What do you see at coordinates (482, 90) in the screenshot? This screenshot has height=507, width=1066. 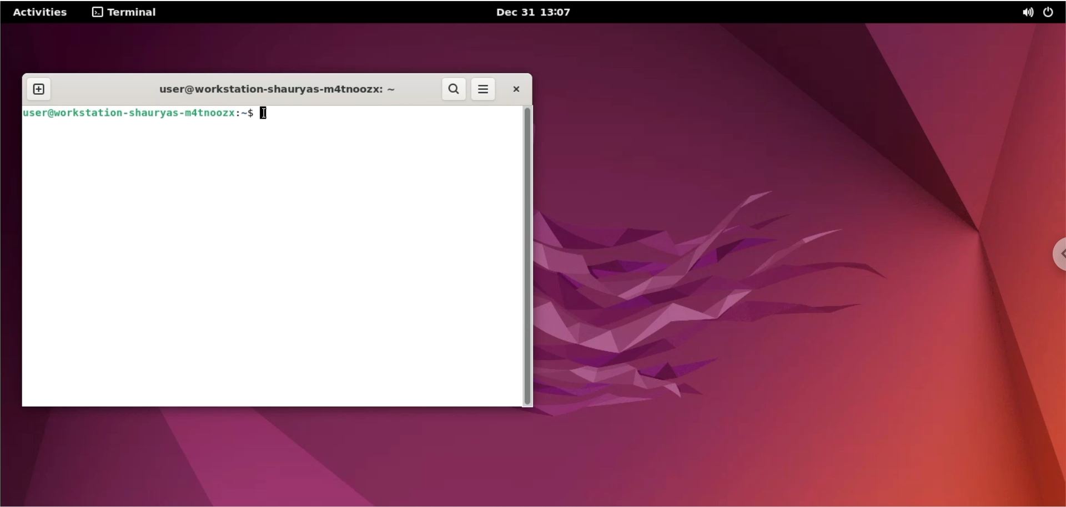 I see `more options` at bounding box center [482, 90].